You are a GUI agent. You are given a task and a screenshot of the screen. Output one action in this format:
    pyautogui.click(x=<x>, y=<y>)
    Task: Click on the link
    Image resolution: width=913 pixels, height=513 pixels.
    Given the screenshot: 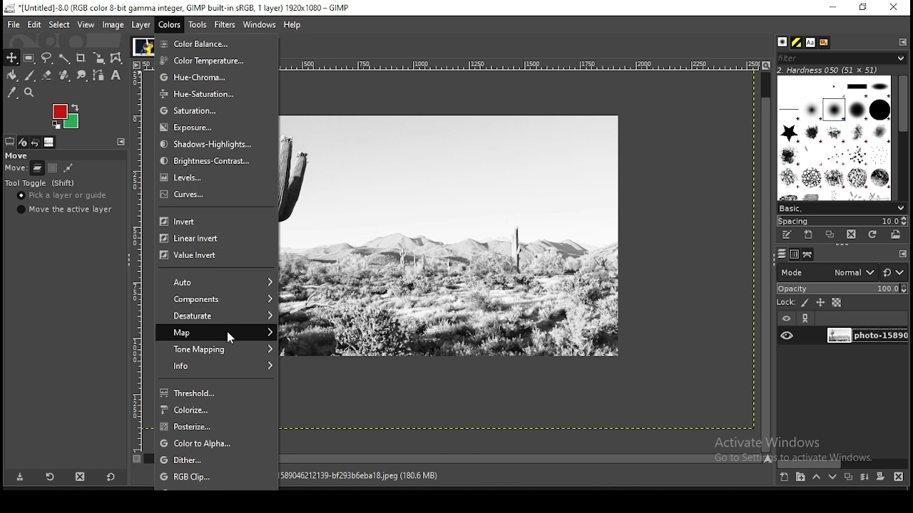 What is the action you would take?
    pyautogui.click(x=807, y=318)
    